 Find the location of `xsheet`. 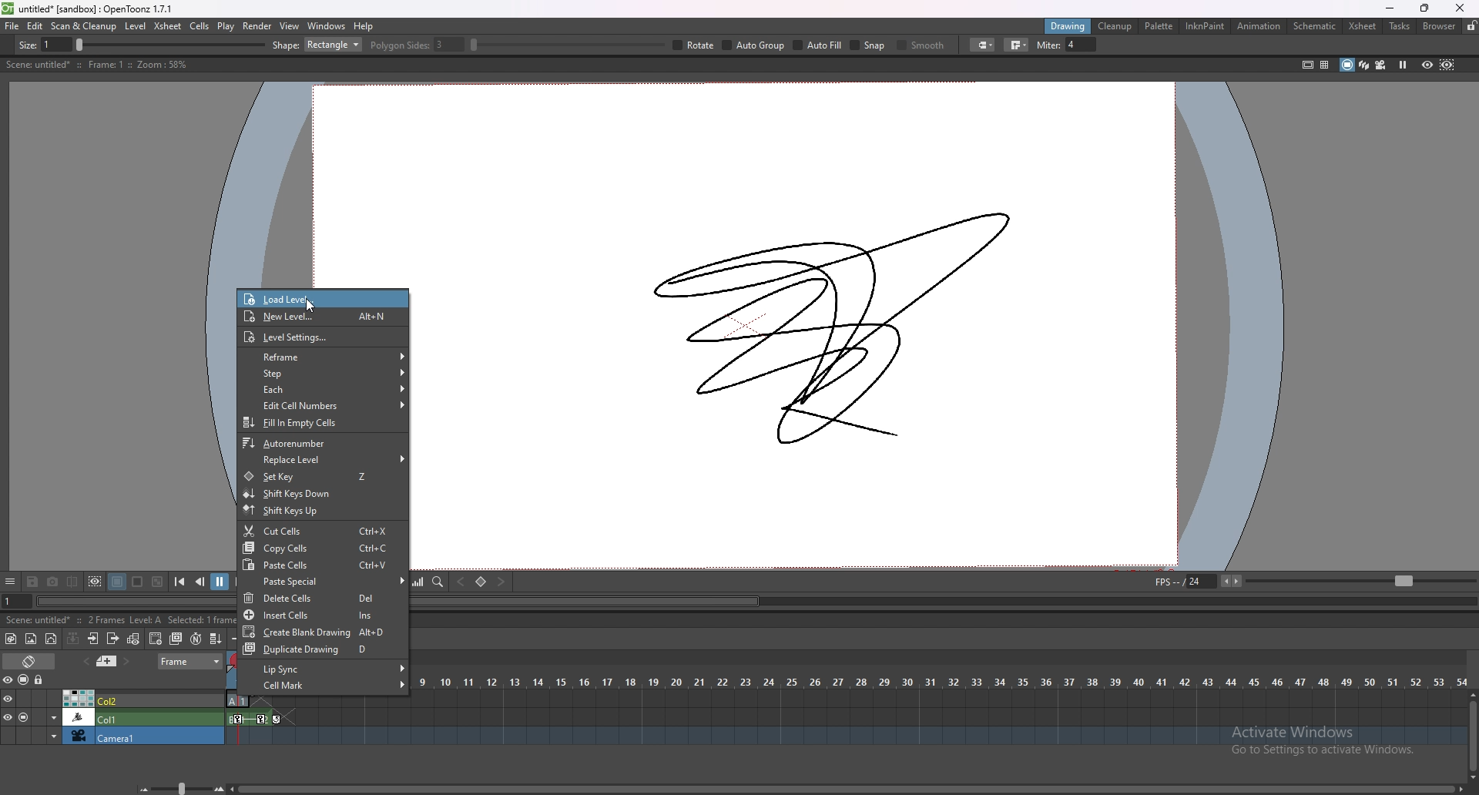

xsheet is located at coordinates (169, 25).